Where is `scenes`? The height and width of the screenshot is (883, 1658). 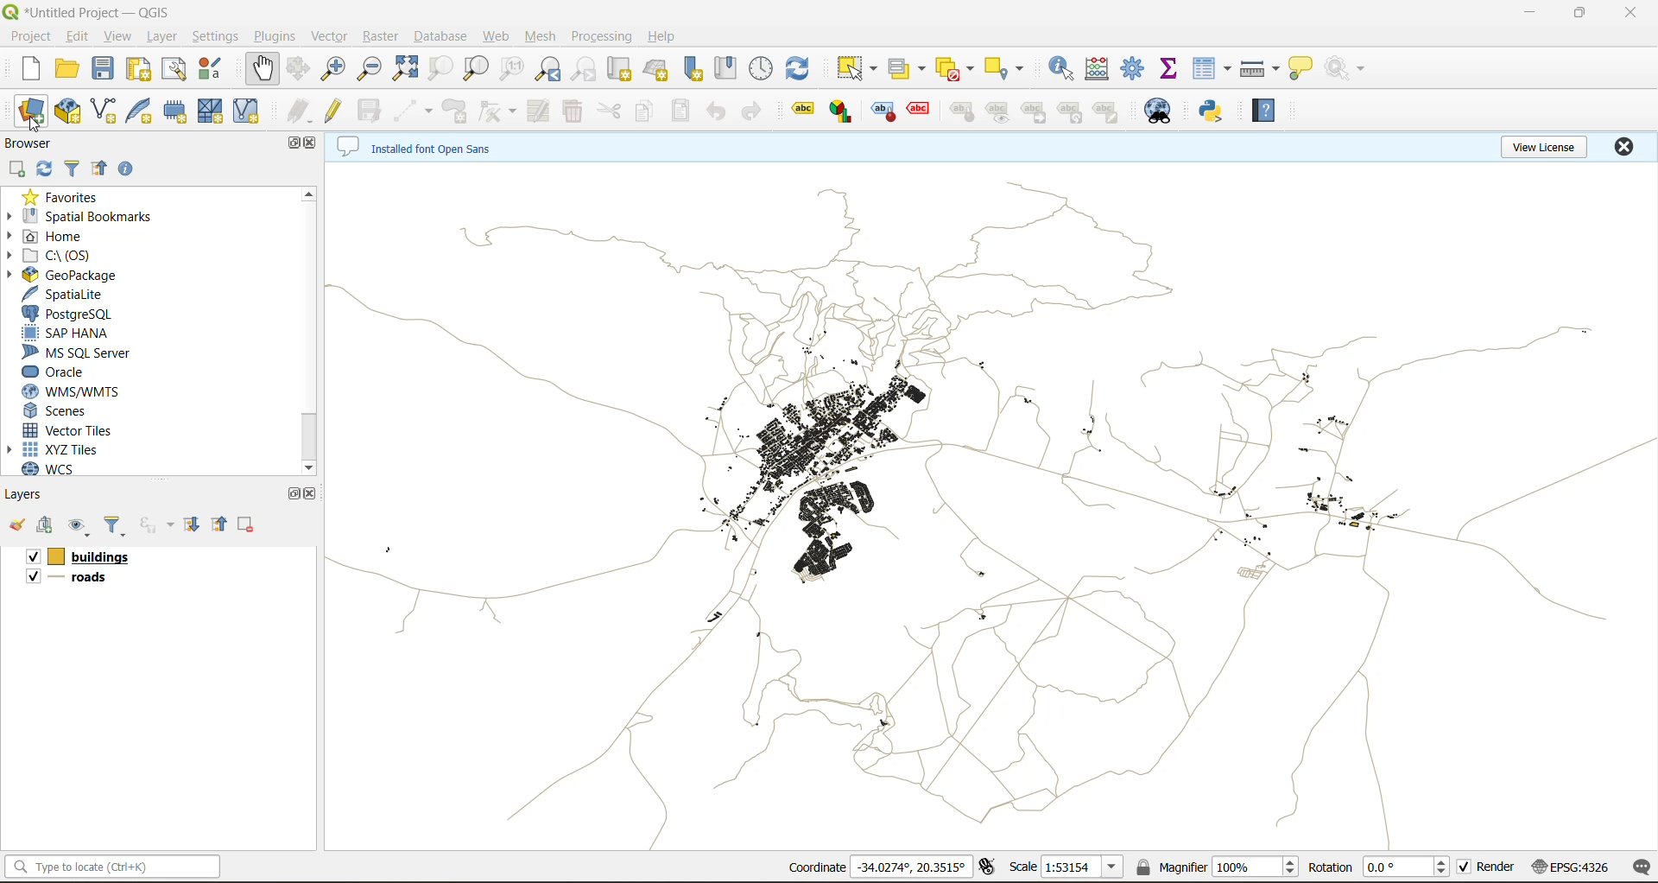
scenes is located at coordinates (57, 411).